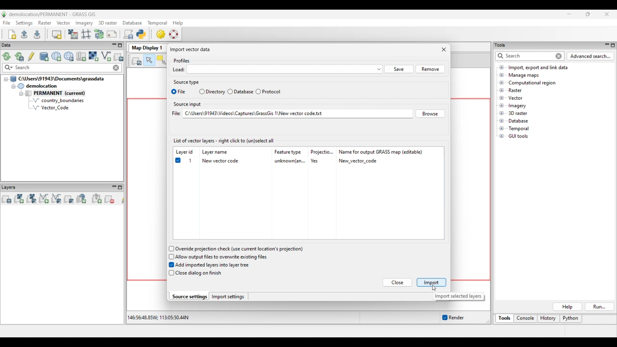 Image resolution: width=617 pixels, height=347 pixels. I want to click on Allow edits outside of the current mapset, so click(31, 56).